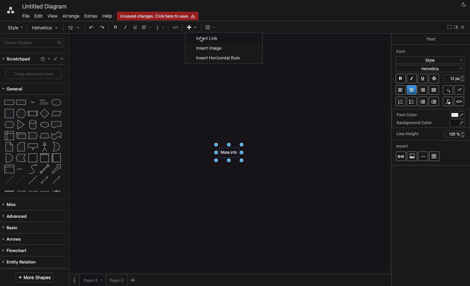  I want to click on Collapse, so click(462, 27).